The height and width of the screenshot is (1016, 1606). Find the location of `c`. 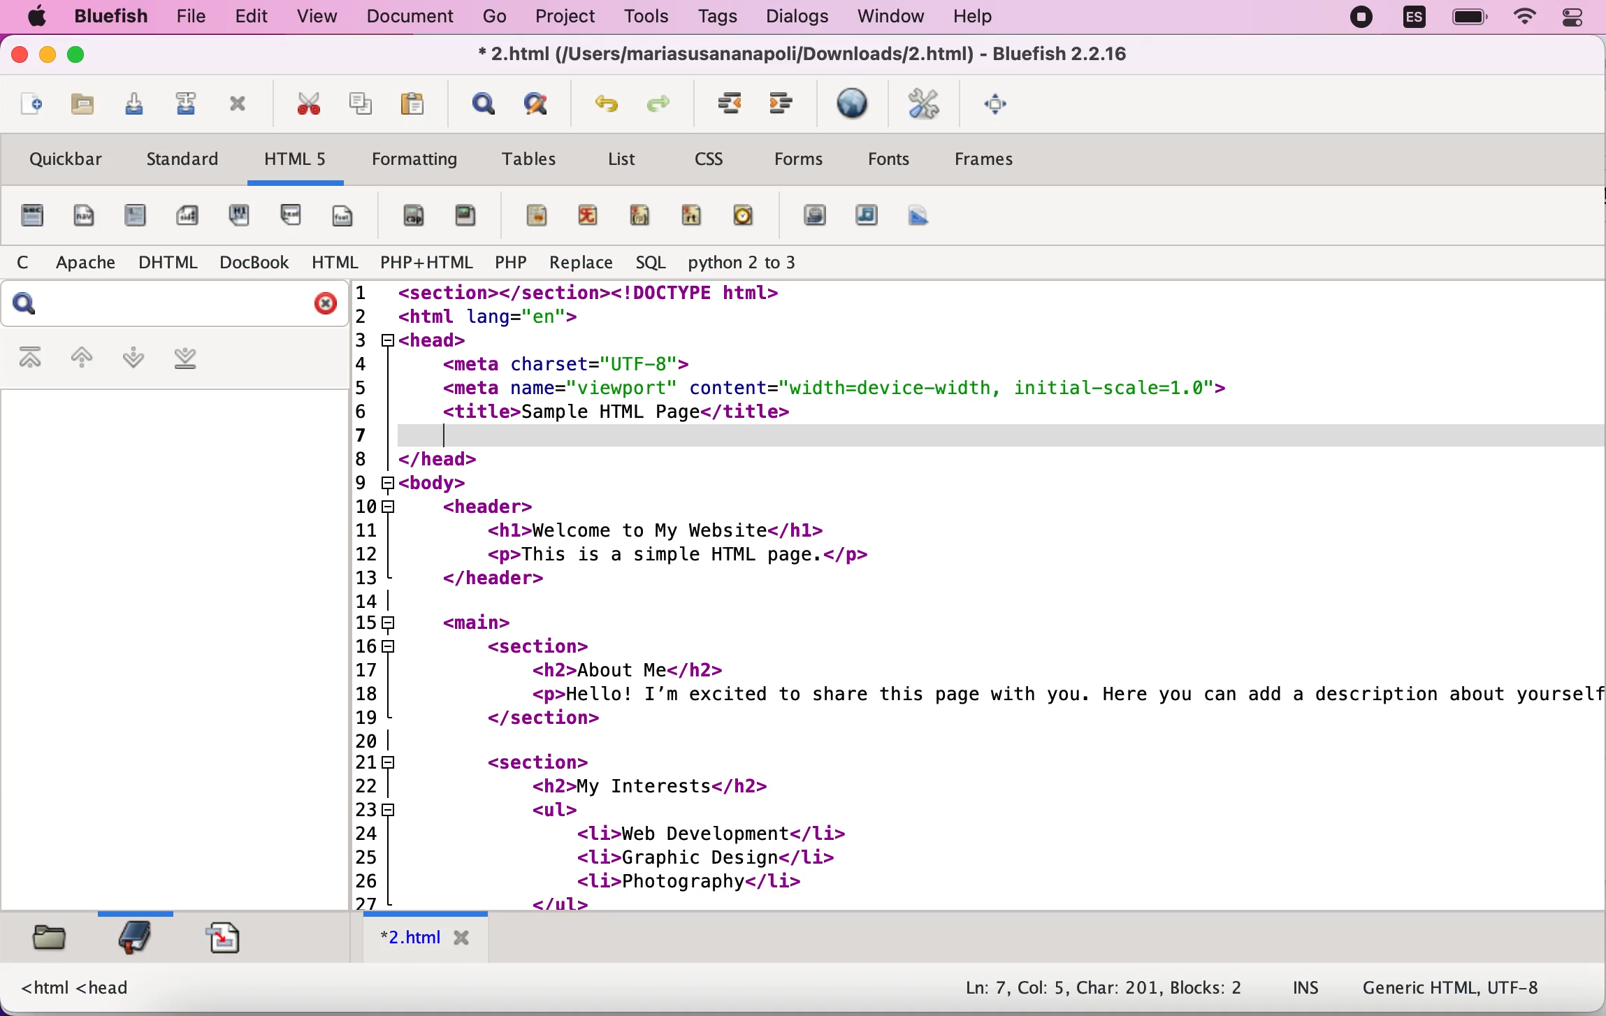

c is located at coordinates (30, 262).